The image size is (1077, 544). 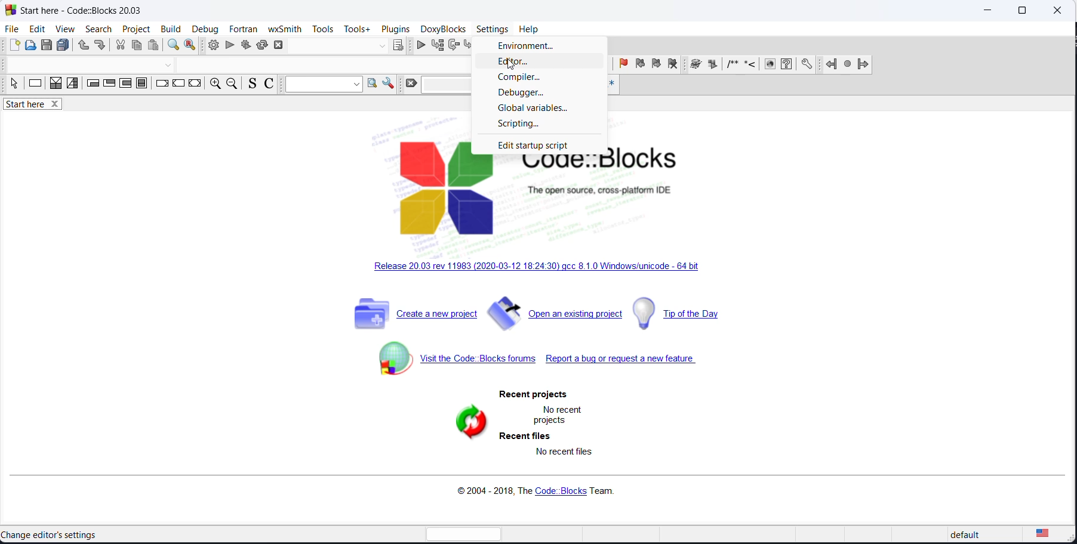 What do you see at coordinates (1021, 11) in the screenshot?
I see `maximize` at bounding box center [1021, 11].